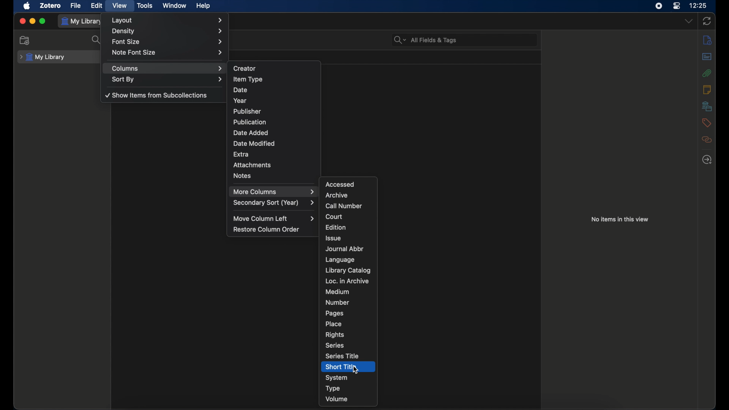 The image size is (729, 410). What do you see at coordinates (341, 184) in the screenshot?
I see `accessed` at bounding box center [341, 184].